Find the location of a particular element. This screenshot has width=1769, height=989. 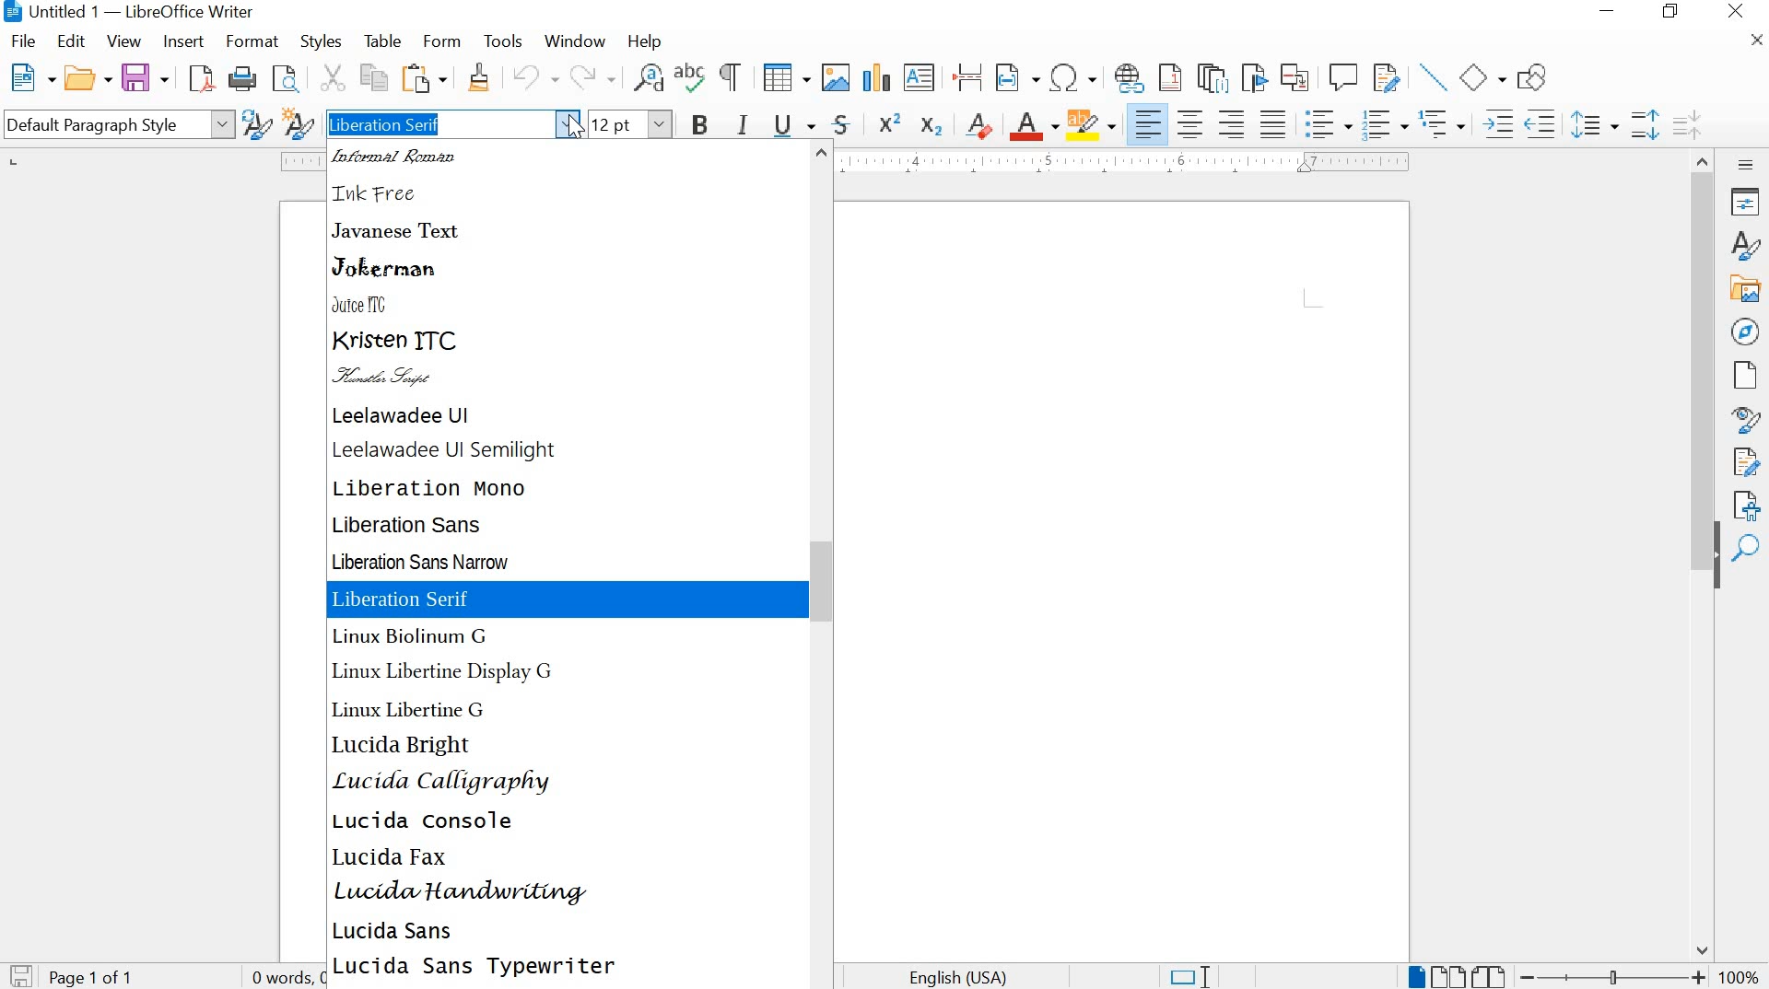

PAGE is located at coordinates (1742, 375).